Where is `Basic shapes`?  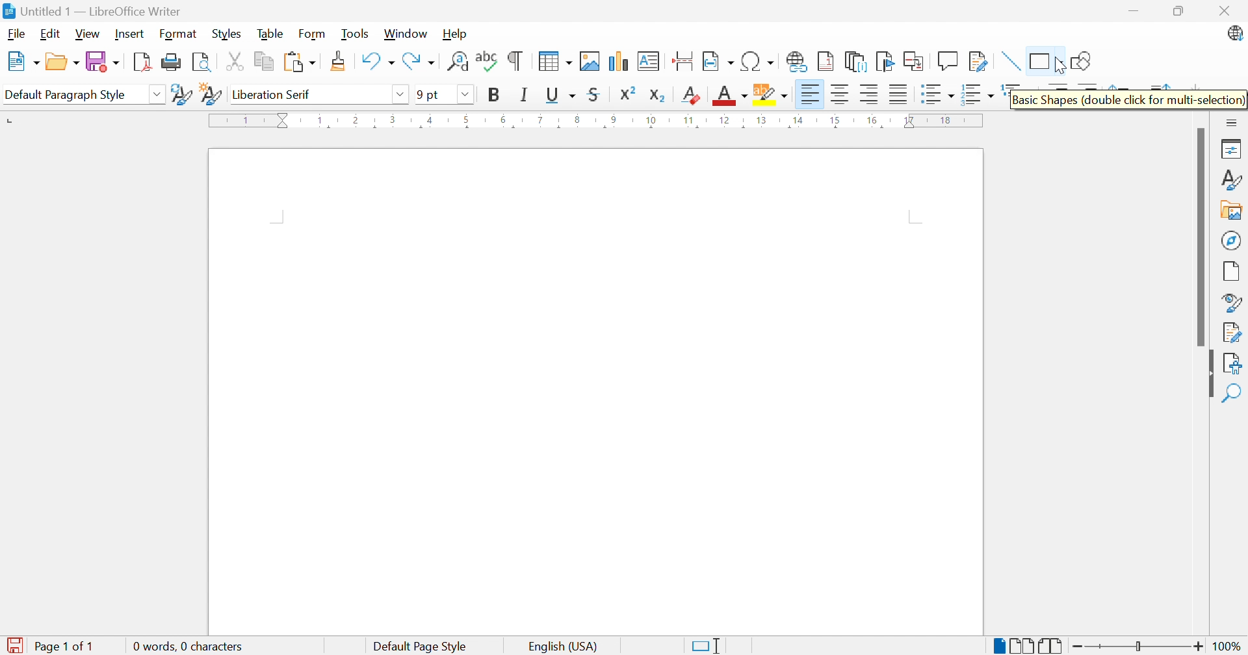 Basic shapes is located at coordinates (1045, 60).